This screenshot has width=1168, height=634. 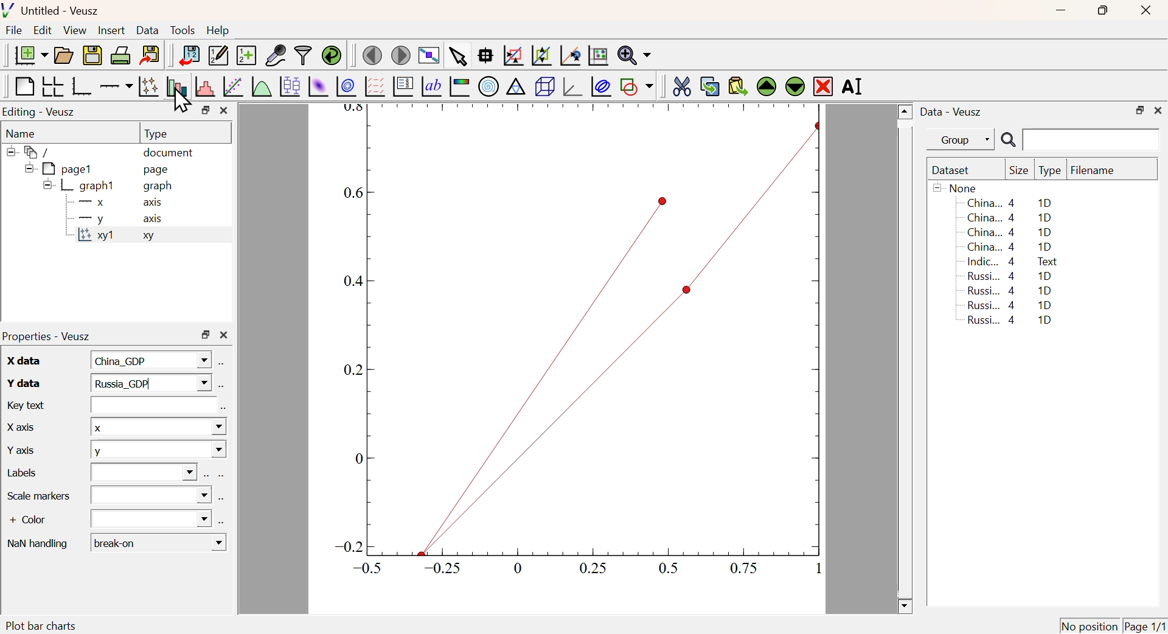 I want to click on /, so click(x=30, y=152).